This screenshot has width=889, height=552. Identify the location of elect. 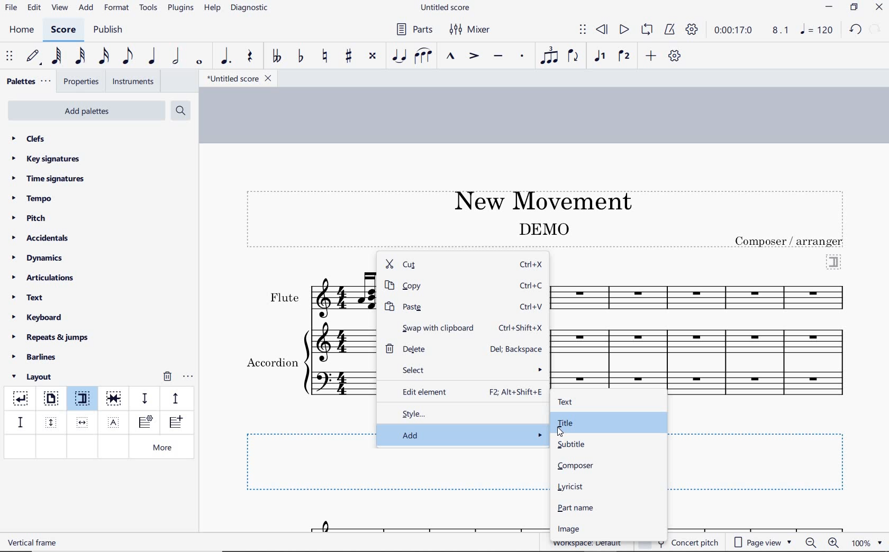
(466, 369).